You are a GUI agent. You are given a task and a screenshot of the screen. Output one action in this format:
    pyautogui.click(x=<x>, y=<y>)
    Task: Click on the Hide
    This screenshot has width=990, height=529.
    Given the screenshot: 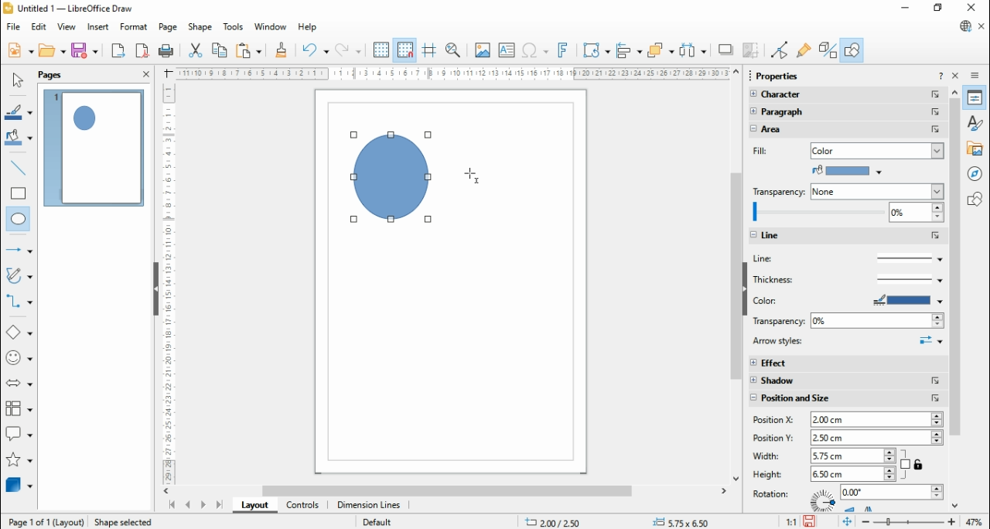 What is the action you would take?
    pyautogui.click(x=155, y=290)
    